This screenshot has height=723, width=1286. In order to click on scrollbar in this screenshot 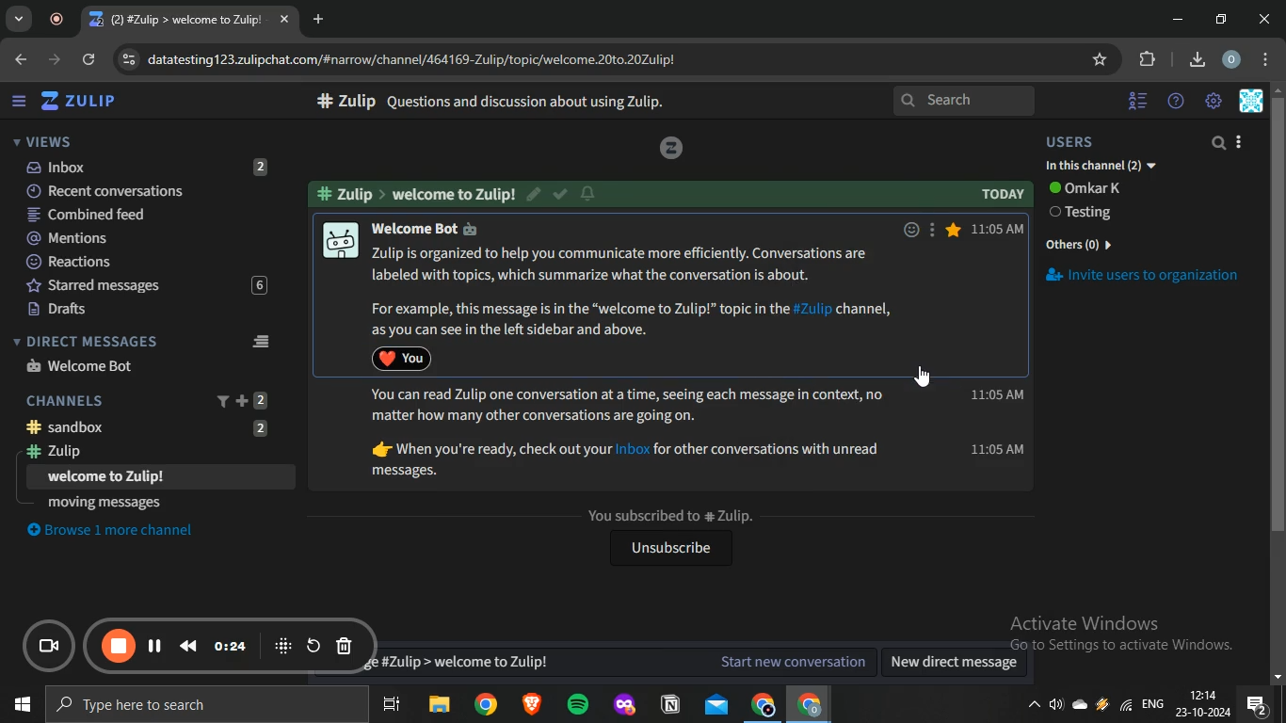, I will do `click(1278, 387)`.